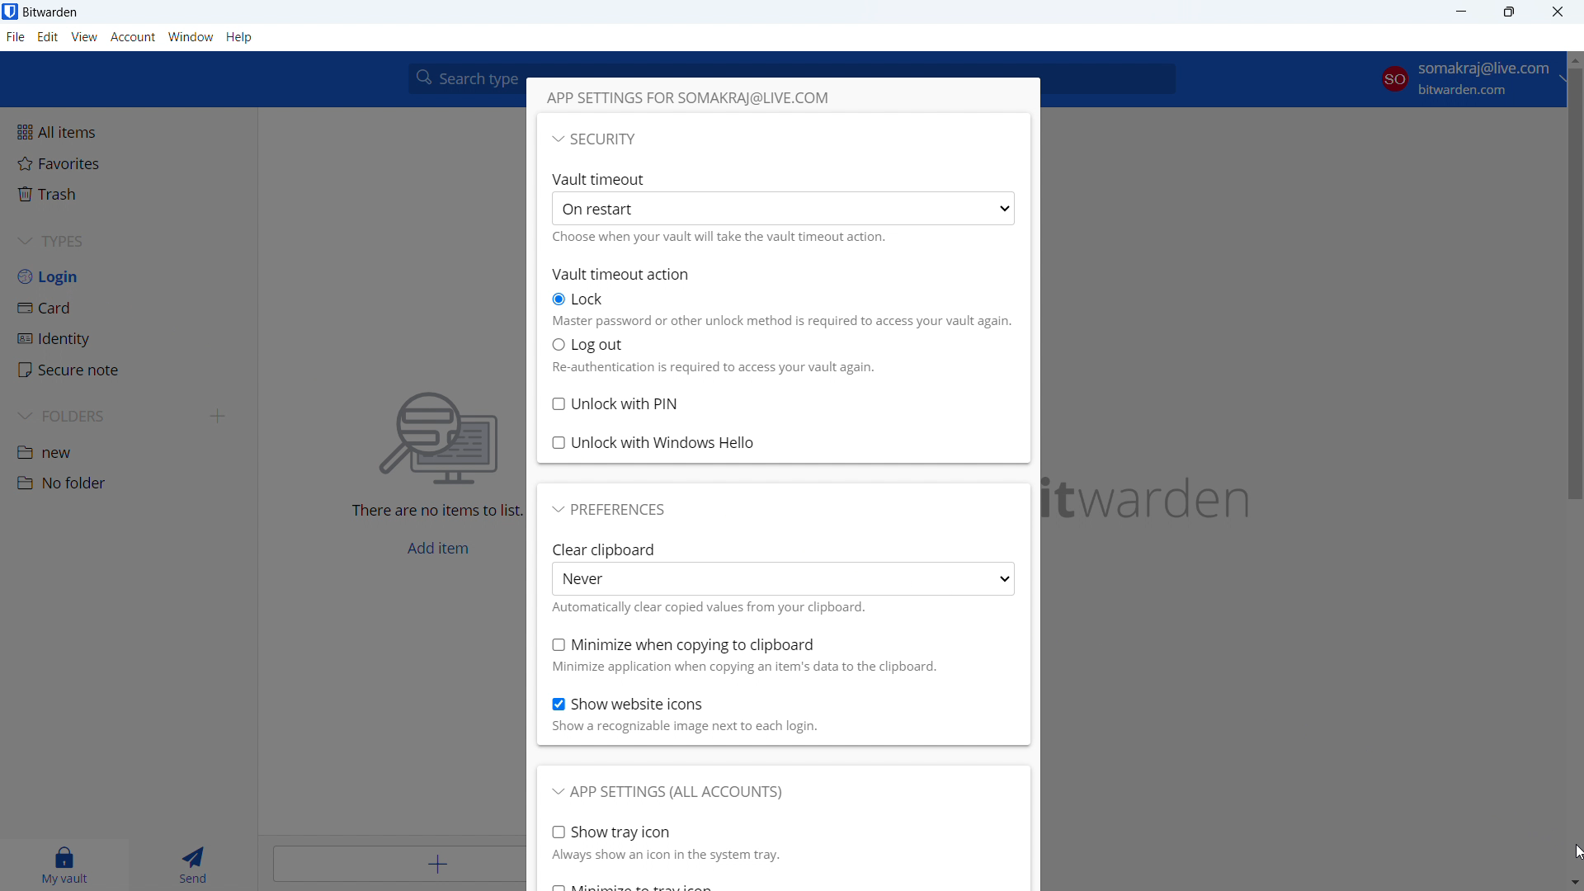  What do you see at coordinates (105, 416) in the screenshot?
I see `folders` at bounding box center [105, 416].